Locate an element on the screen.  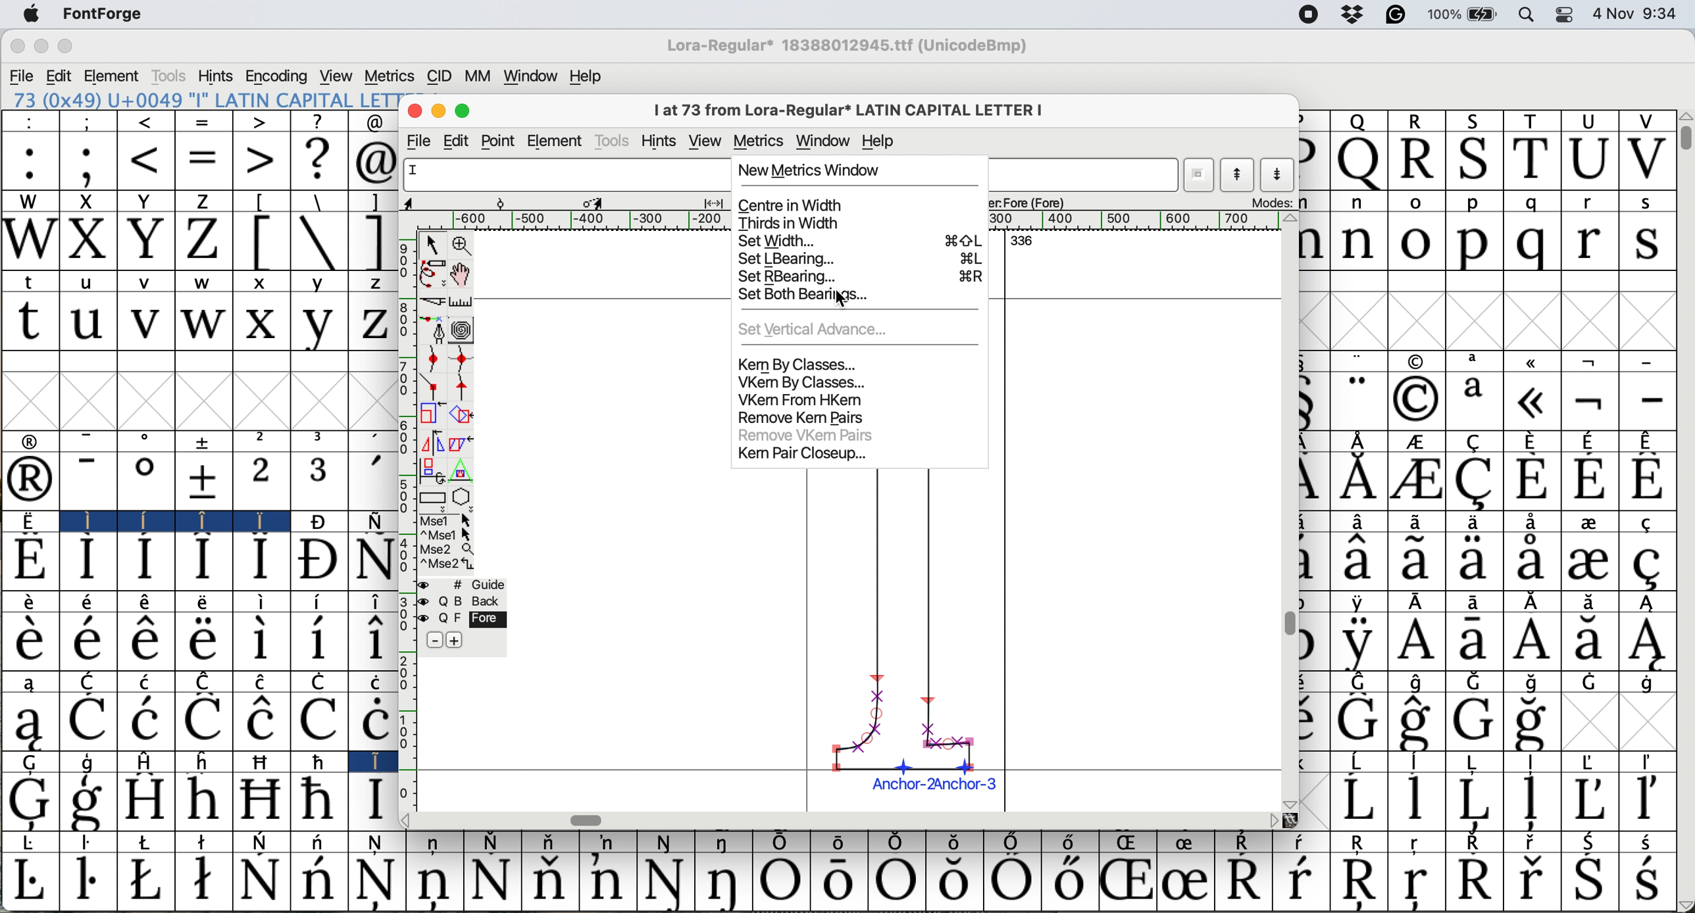
Symbol is located at coordinates (1417, 481).